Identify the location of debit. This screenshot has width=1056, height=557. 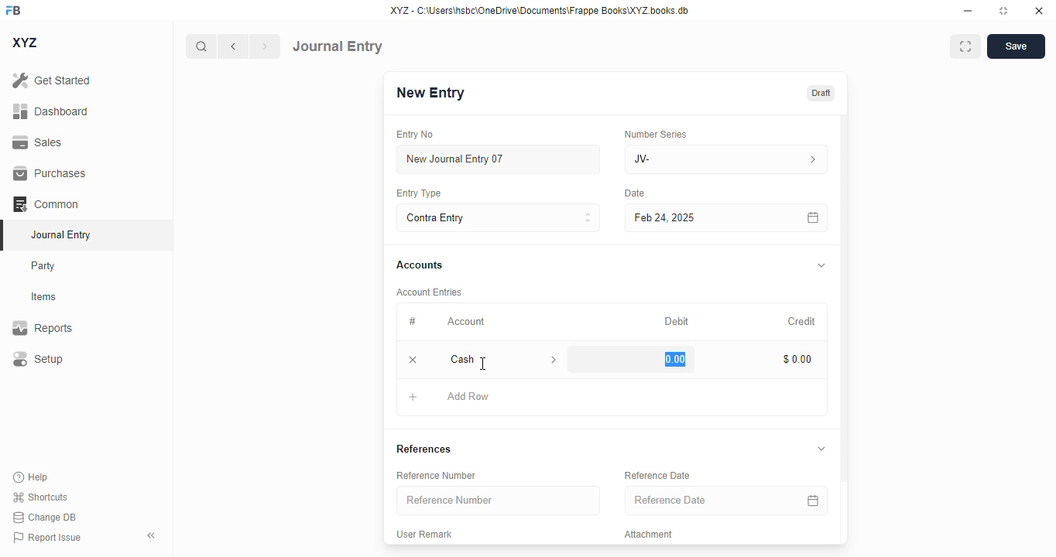
(677, 321).